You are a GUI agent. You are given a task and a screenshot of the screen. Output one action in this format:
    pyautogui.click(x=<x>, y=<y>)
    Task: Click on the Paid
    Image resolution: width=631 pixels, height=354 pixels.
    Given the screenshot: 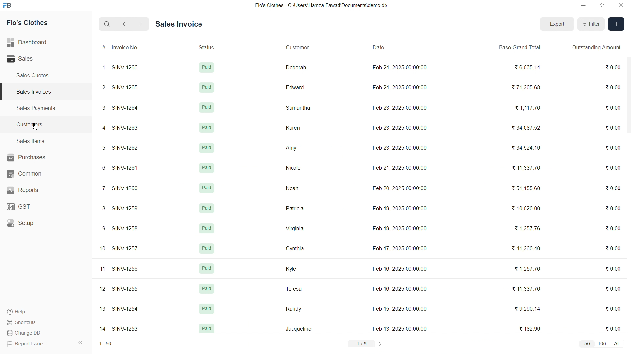 What is the action you would take?
    pyautogui.click(x=206, y=87)
    